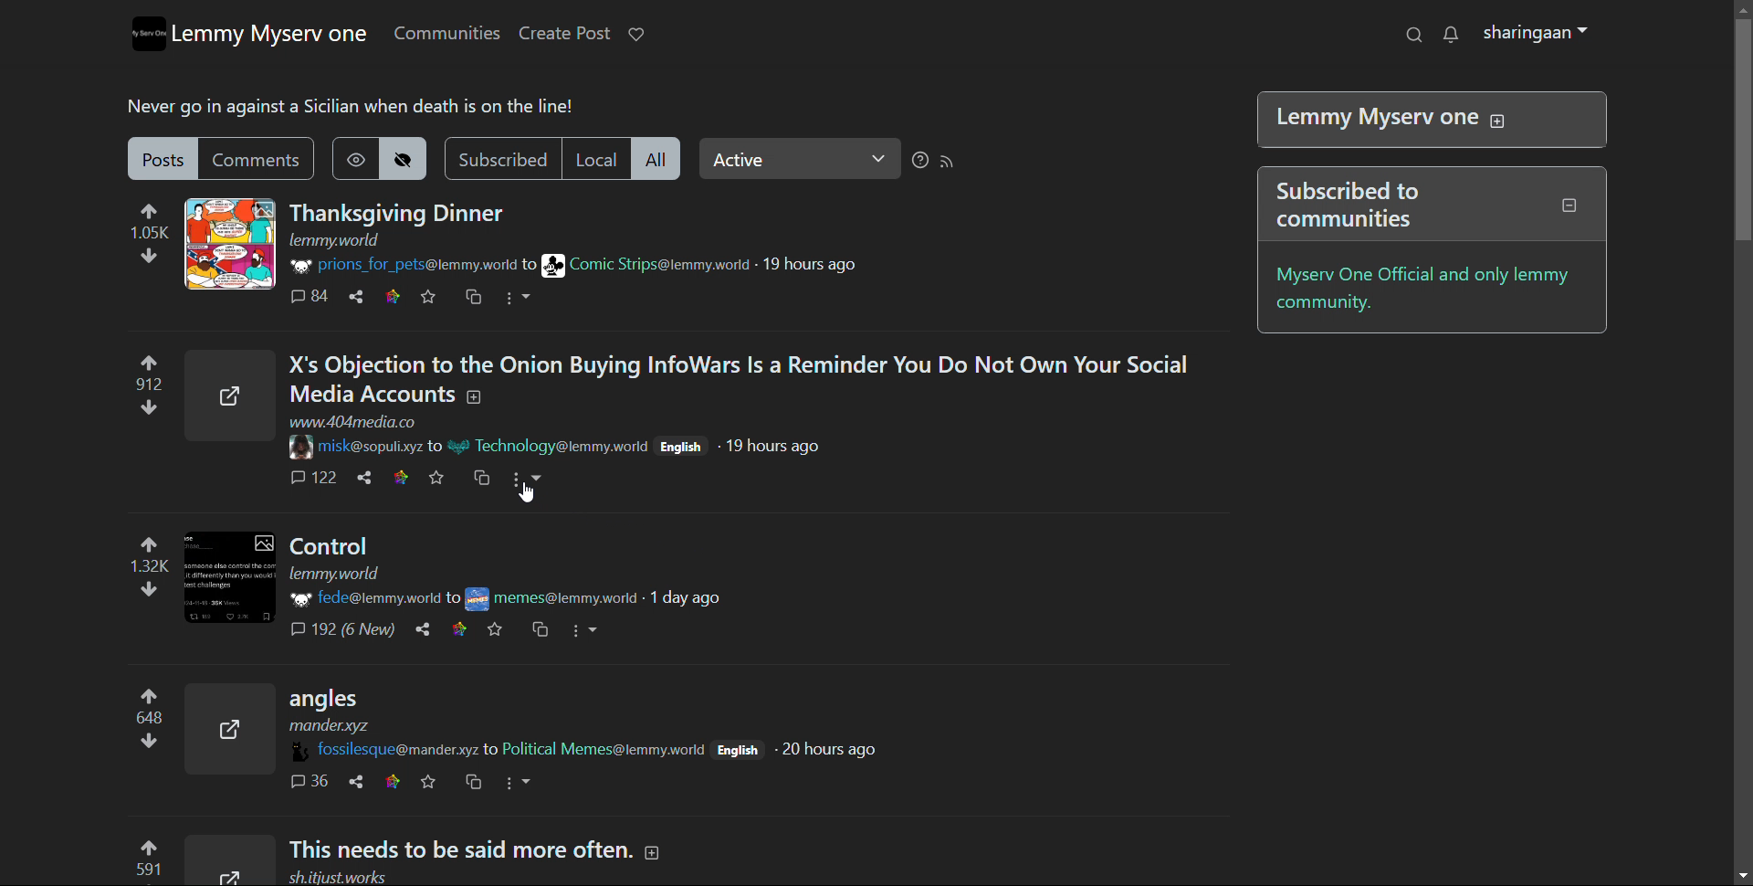  Describe the element at coordinates (348, 631) in the screenshot. I see `Comments` at that location.